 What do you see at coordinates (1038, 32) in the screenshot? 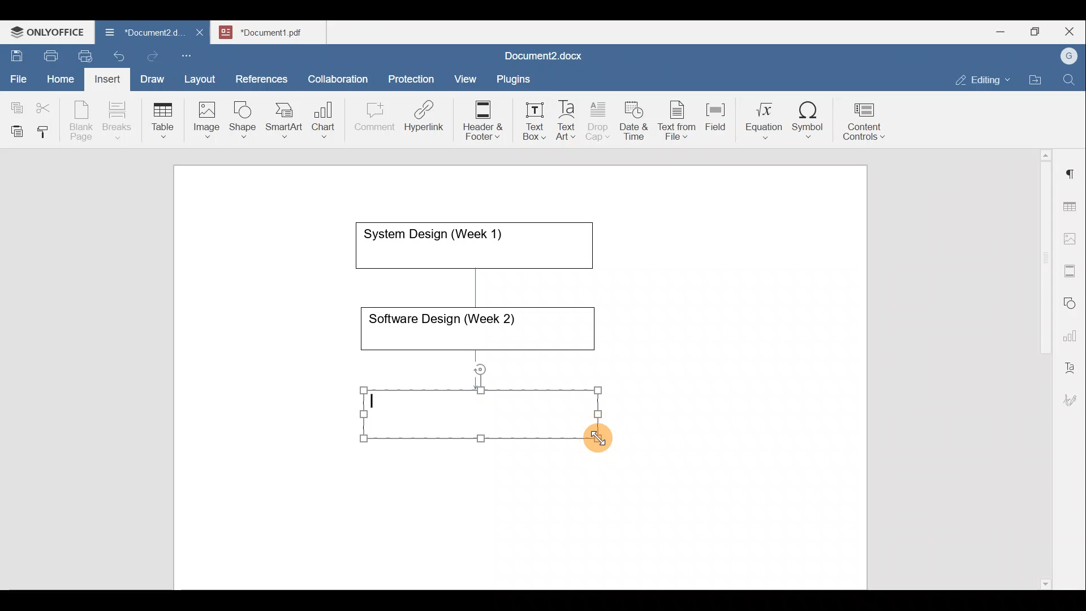
I see `Maximize` at bounding box center [1038, 32].